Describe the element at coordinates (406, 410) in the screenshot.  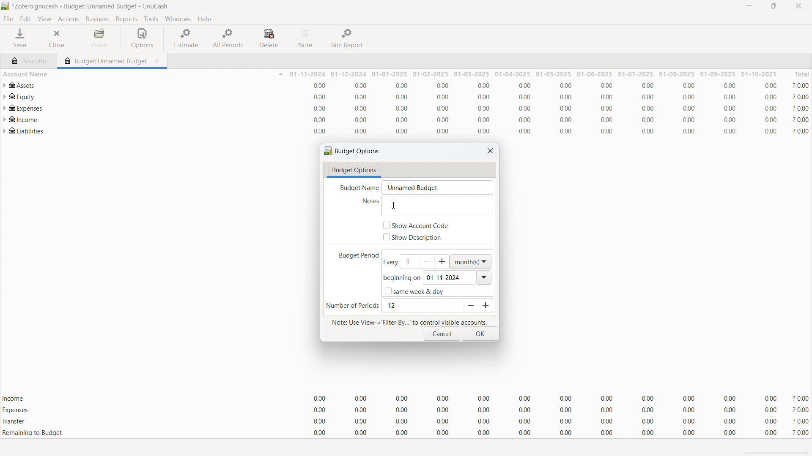
I see `expenses total` at that location.